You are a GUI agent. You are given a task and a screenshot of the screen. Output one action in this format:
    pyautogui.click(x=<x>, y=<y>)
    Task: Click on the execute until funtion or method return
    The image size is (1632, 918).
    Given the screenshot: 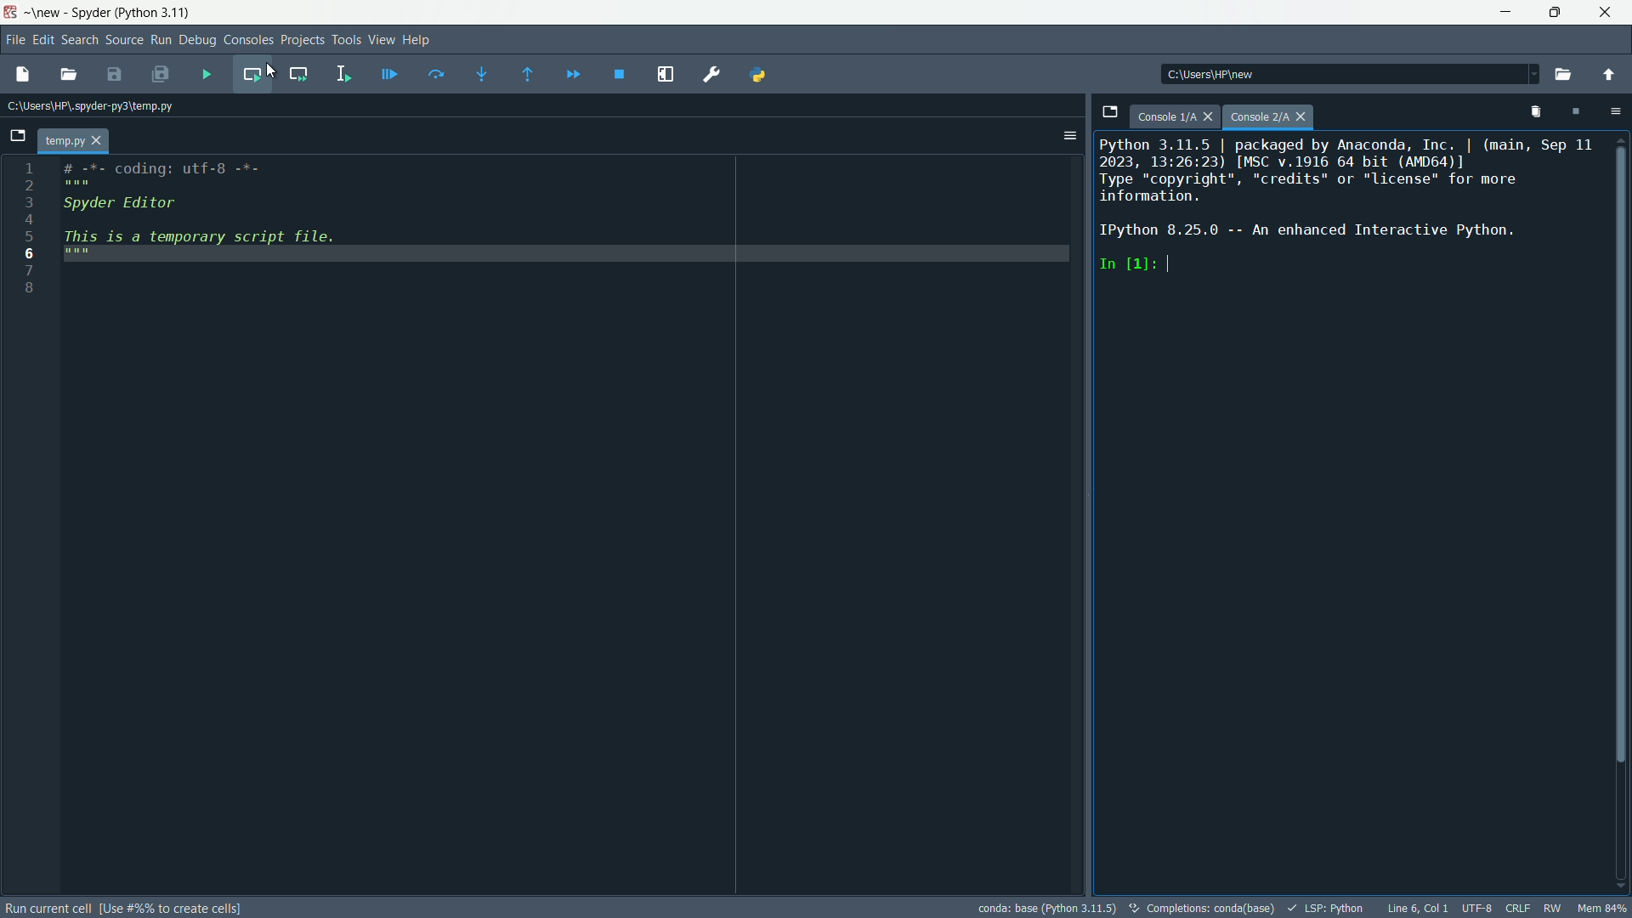 What is the action you would take?
    pyautogui.click(x=527, y=74)
    